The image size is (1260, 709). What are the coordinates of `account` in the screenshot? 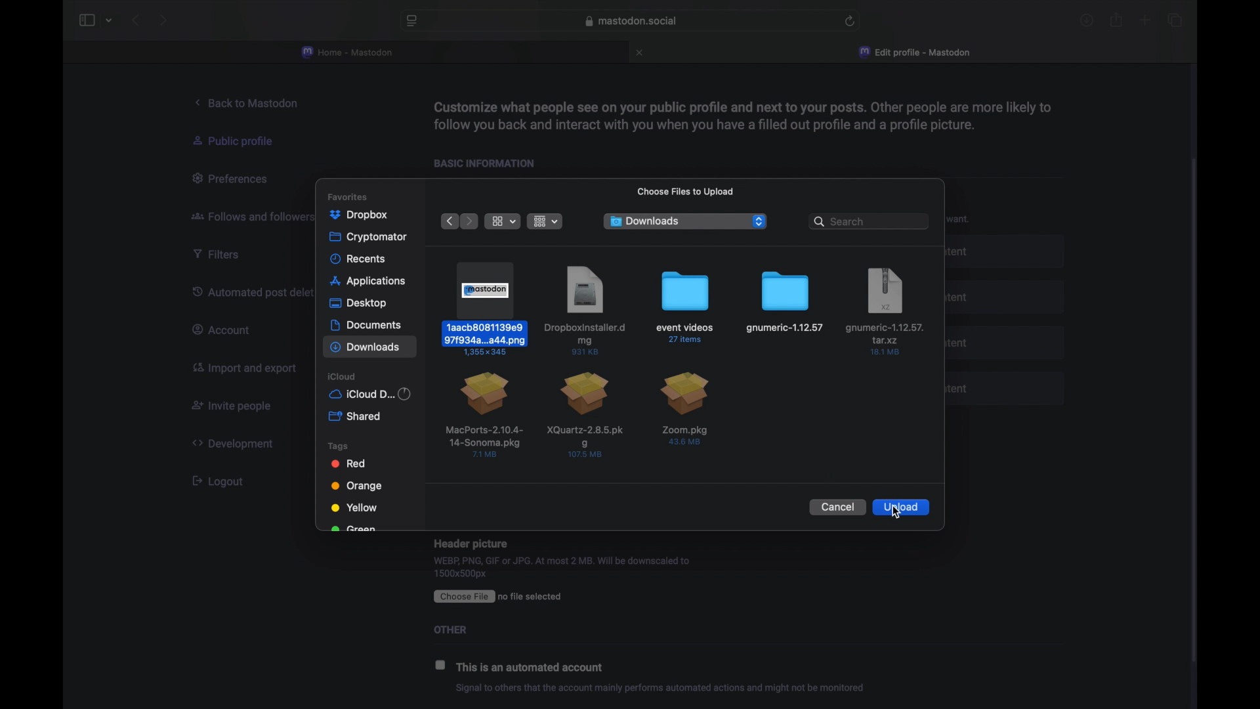 It's located at (225, 330).